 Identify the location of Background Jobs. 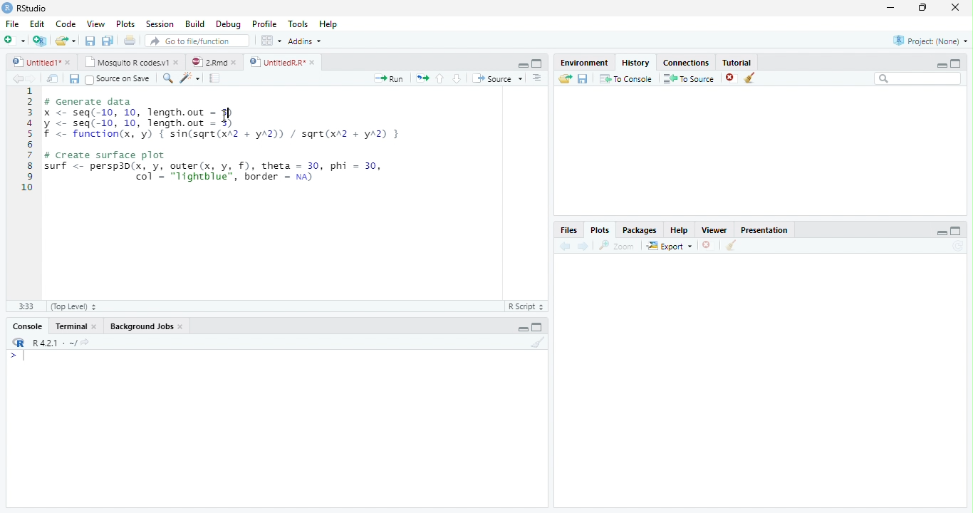
(142, 326).